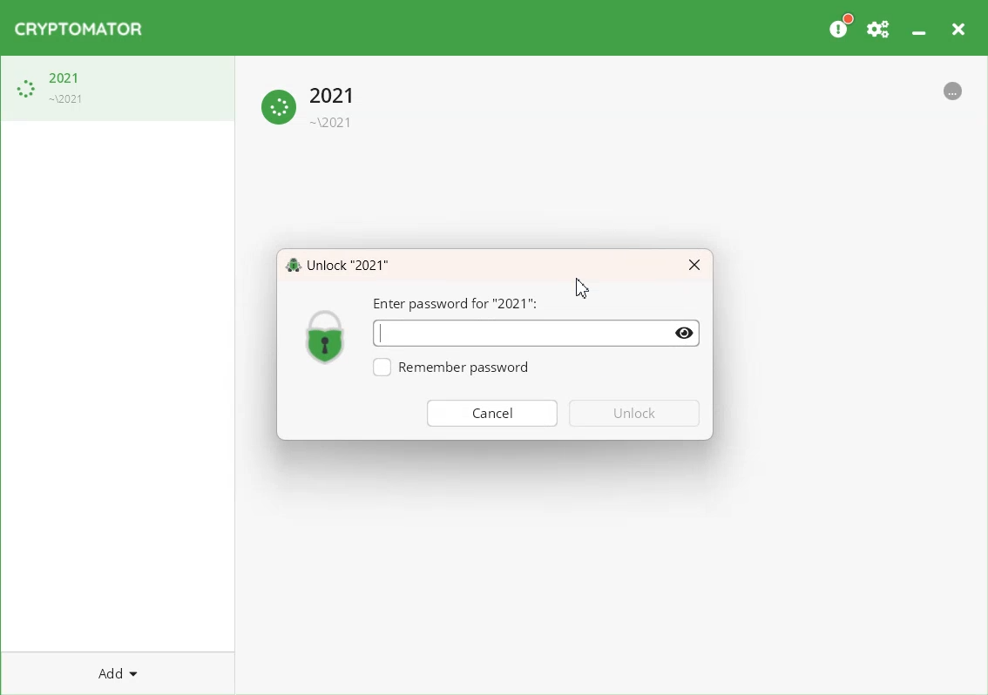 The width and height of the screenshot is (988, 695). What do you see at coordinates (118, 88) in the screenshot?
I see `Loading Vault` at bounding box center [118, 88].